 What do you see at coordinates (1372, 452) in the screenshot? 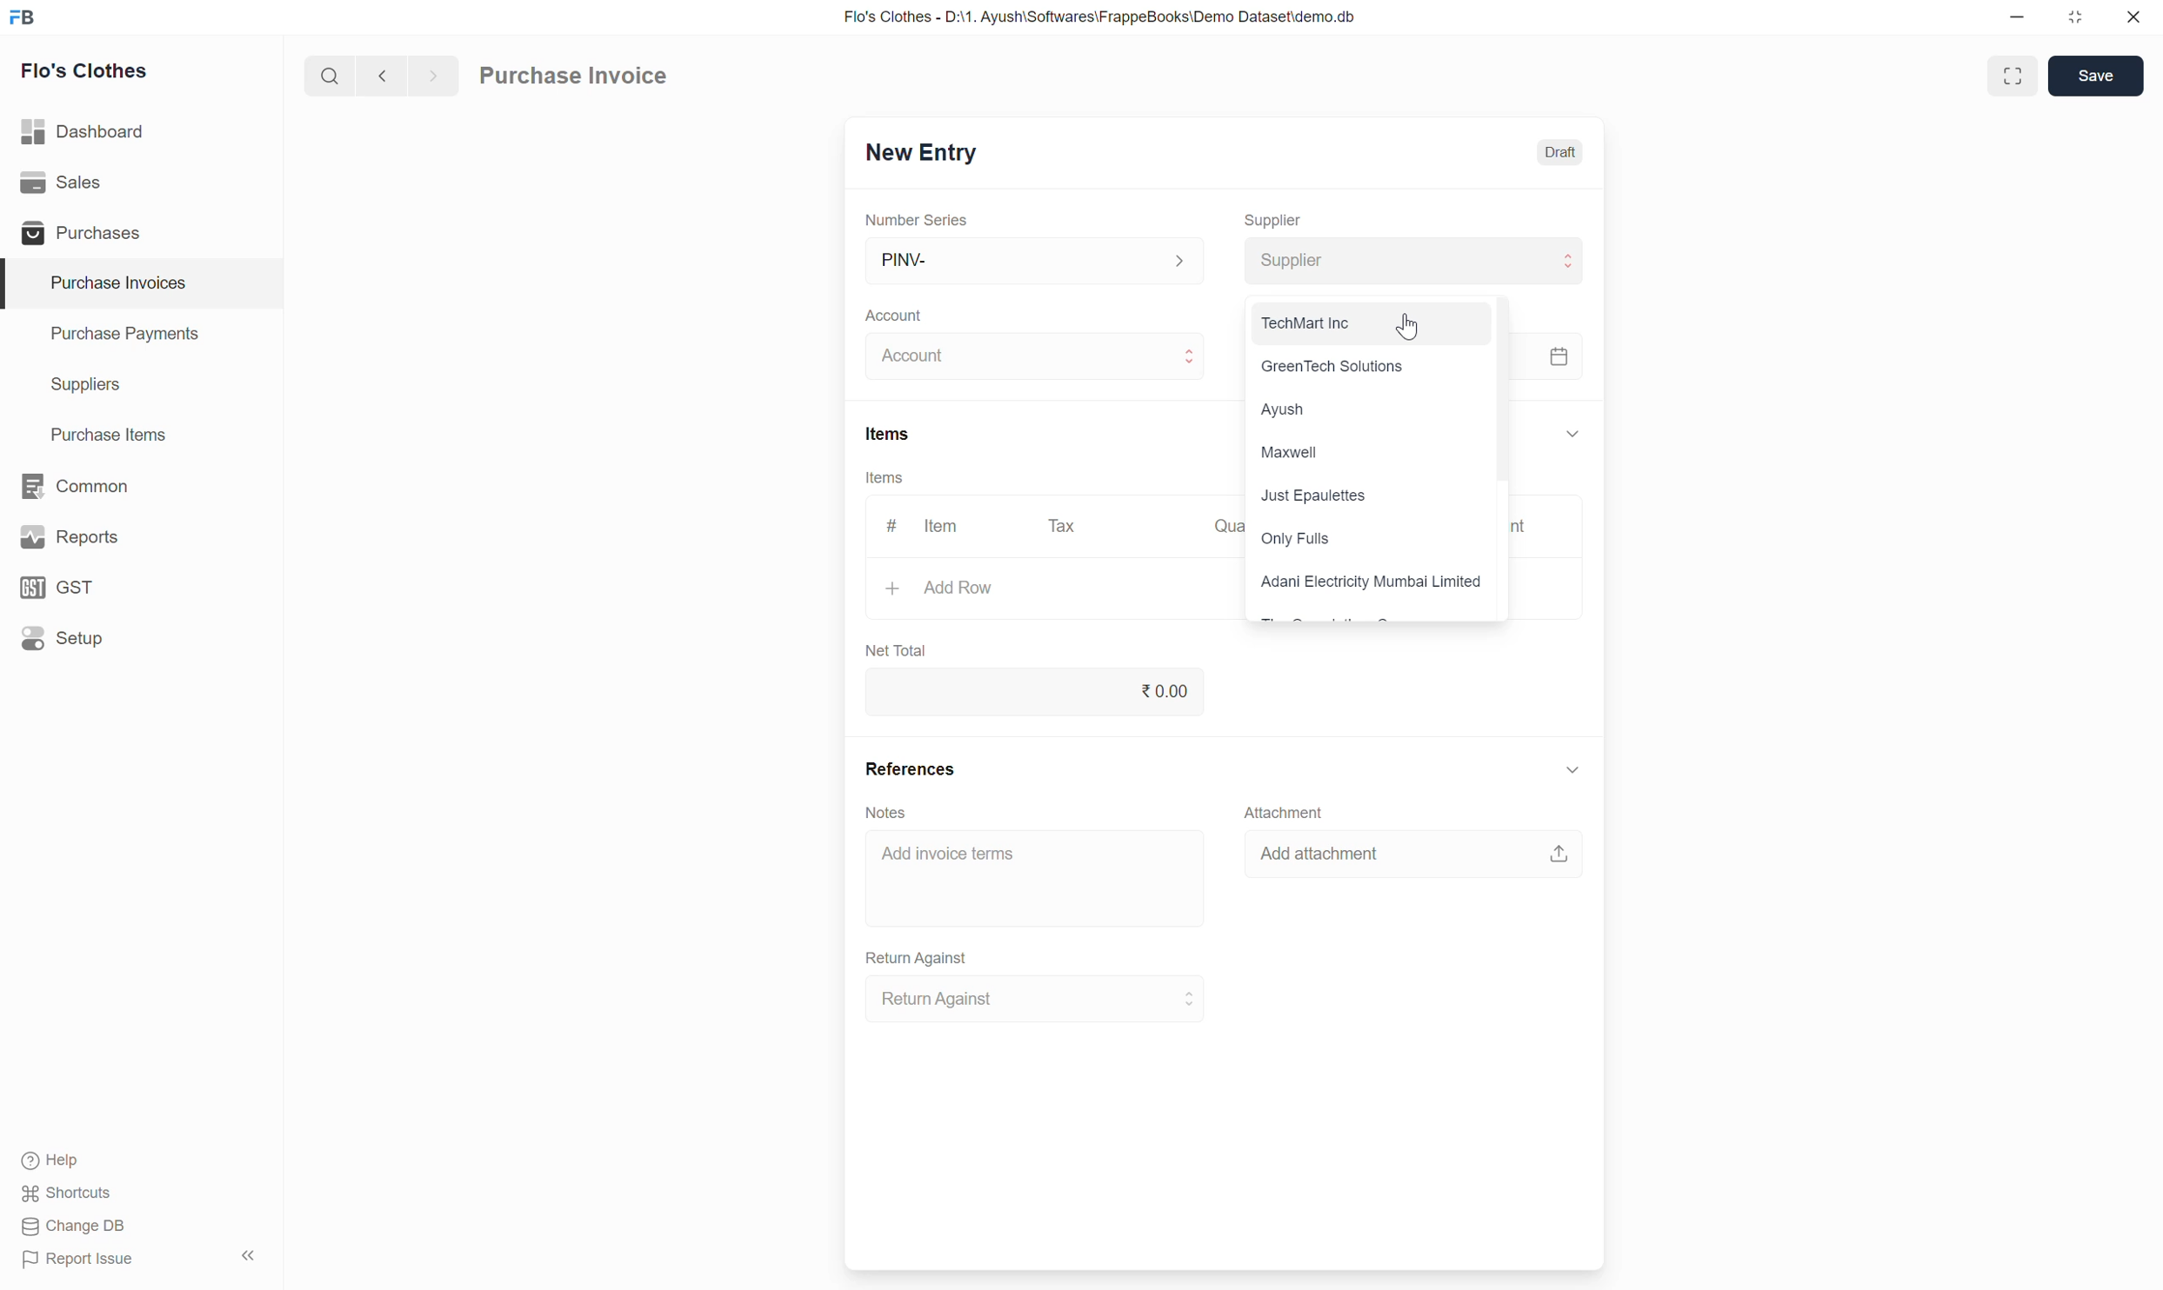
I see `Maxwell` at bounding box center [1372, 452].